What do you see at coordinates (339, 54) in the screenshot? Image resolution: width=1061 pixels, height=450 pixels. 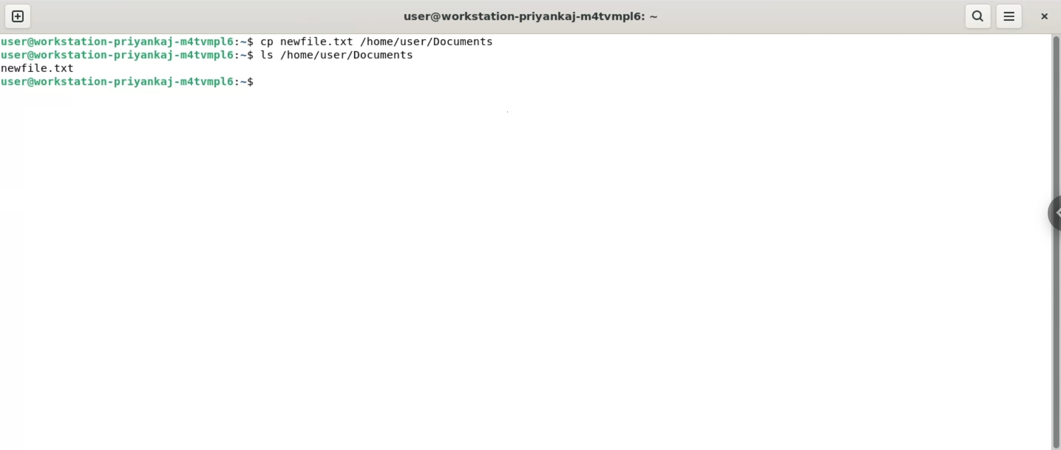 I see `ls /home/user/Documents` at bounding box center [339, 54].